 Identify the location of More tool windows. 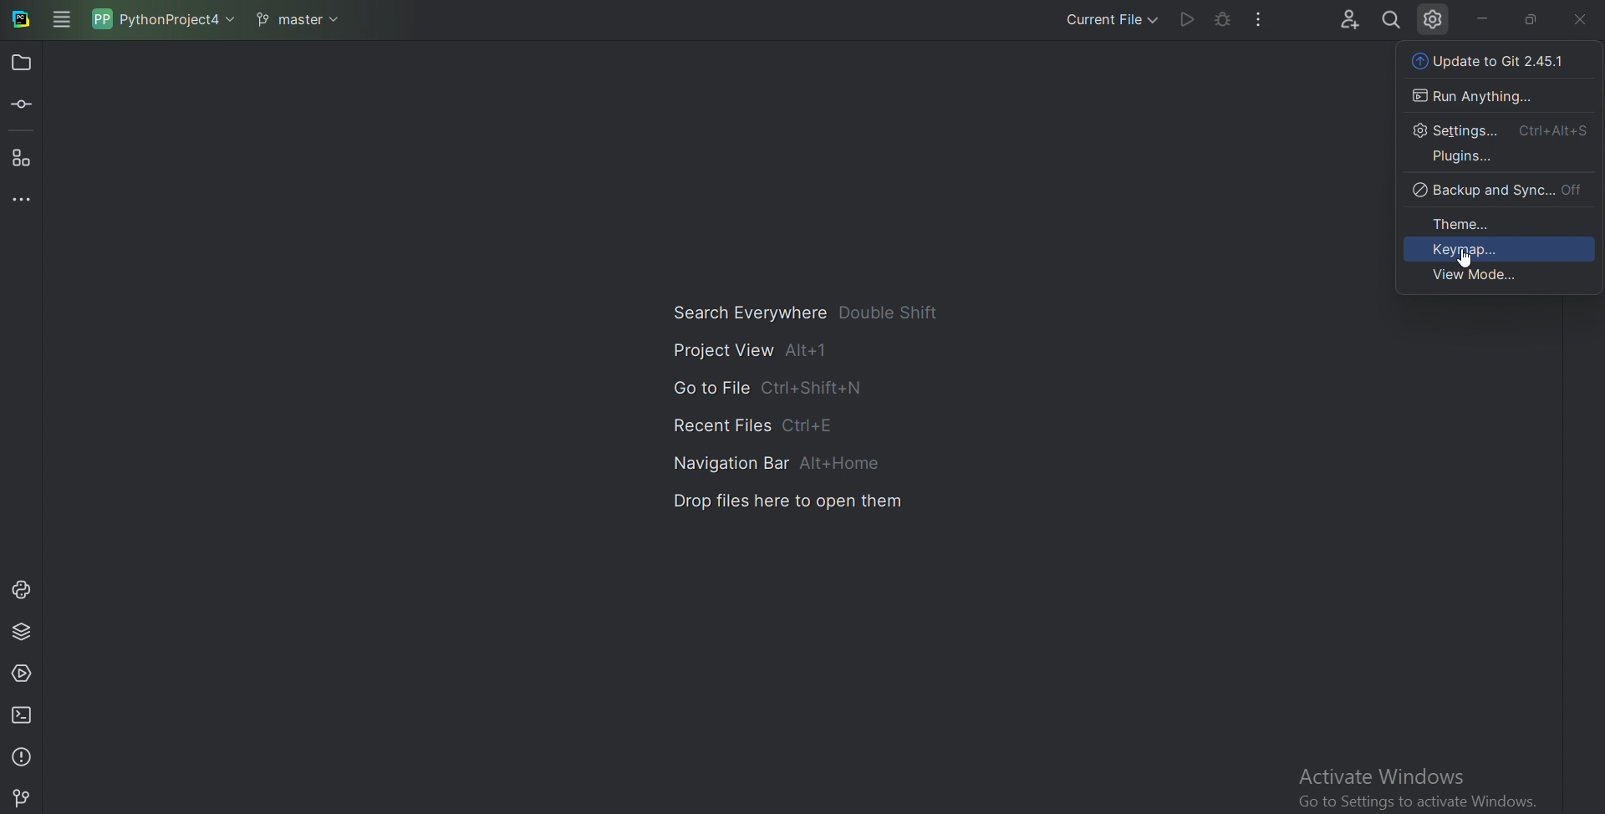
(22, 199).